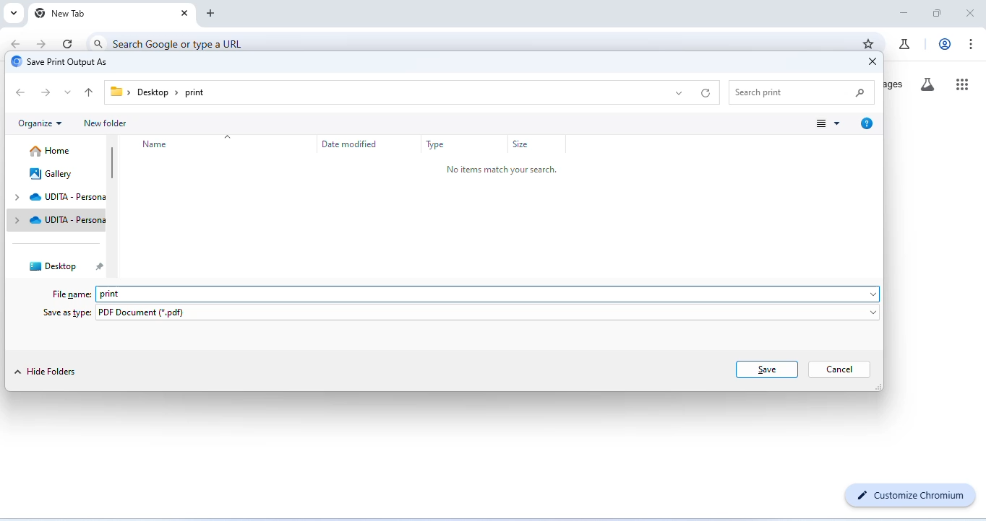  Describe the element at coordinates (969, 12) in the screenshot. I see `close` at that location.